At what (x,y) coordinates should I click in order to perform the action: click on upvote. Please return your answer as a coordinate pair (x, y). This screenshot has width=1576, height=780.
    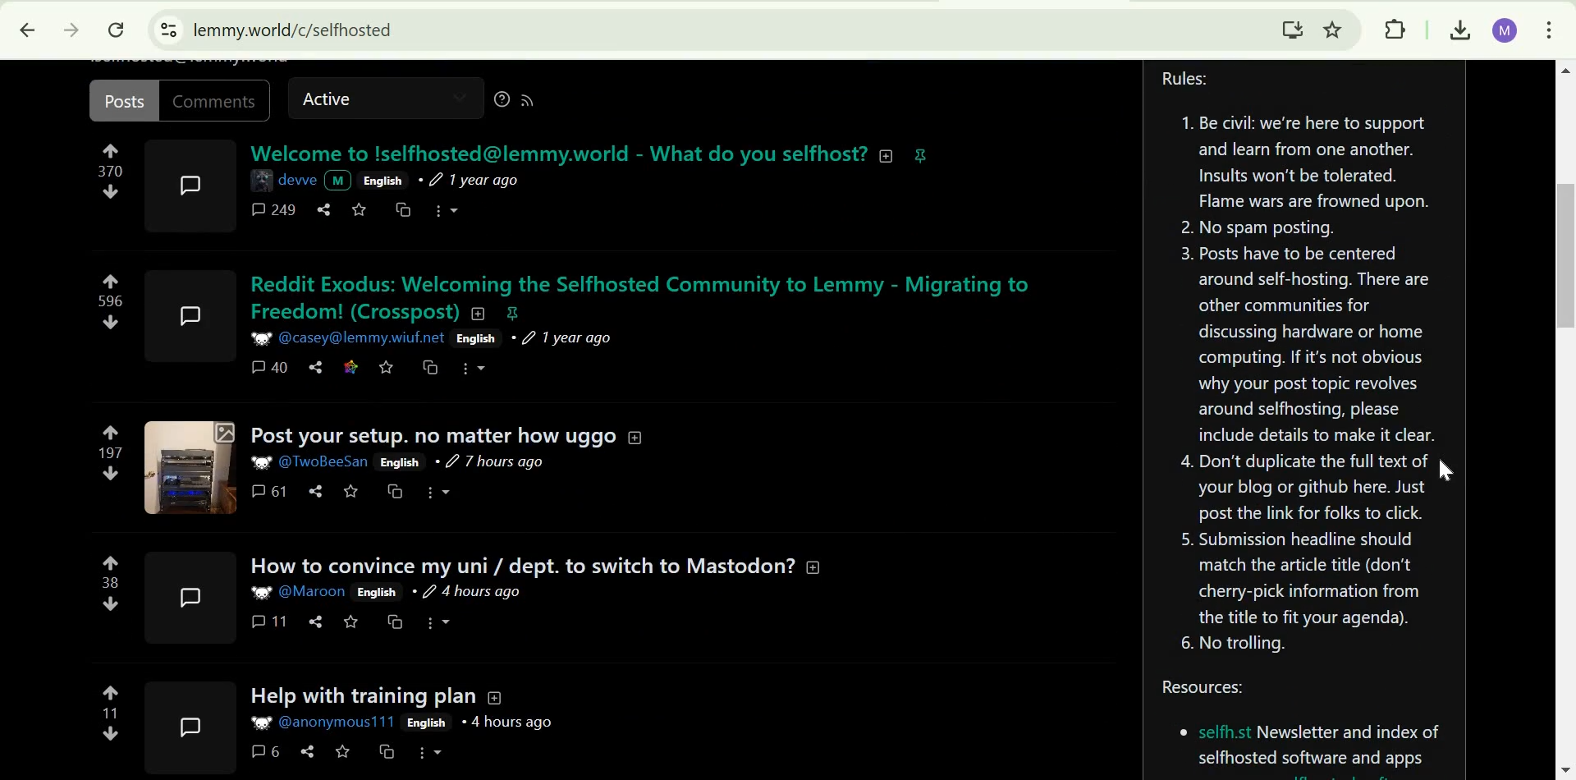
    Looking at the image, I should click on (110, 151).